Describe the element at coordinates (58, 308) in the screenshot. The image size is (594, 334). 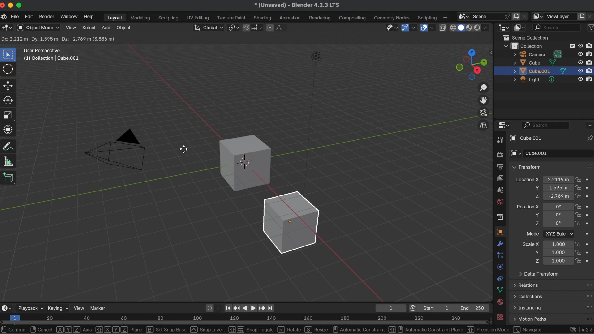
I see `keying` at that location.